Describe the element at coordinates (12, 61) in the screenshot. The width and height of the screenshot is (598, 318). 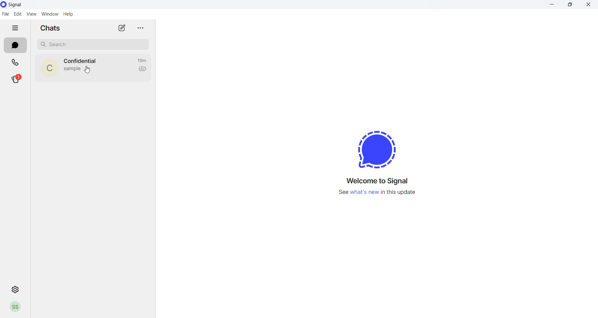
I see `call` at that location.